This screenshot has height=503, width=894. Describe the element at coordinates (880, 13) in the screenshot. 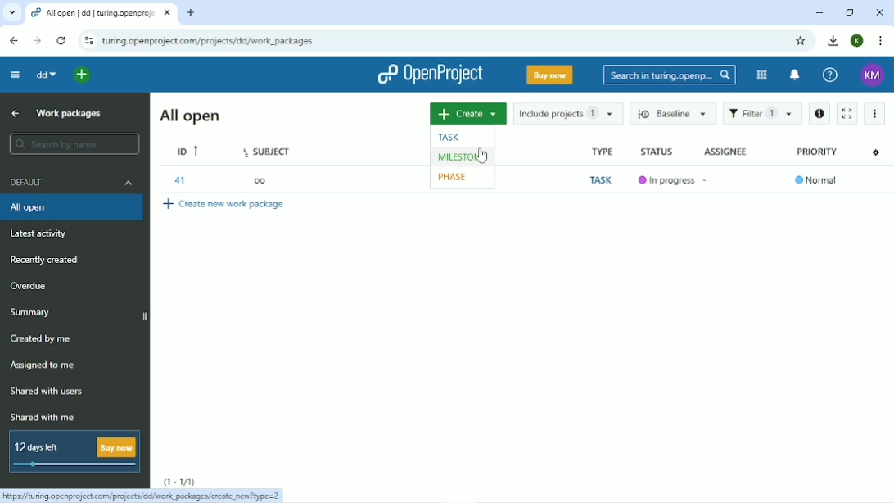

I see `Close` at that location.